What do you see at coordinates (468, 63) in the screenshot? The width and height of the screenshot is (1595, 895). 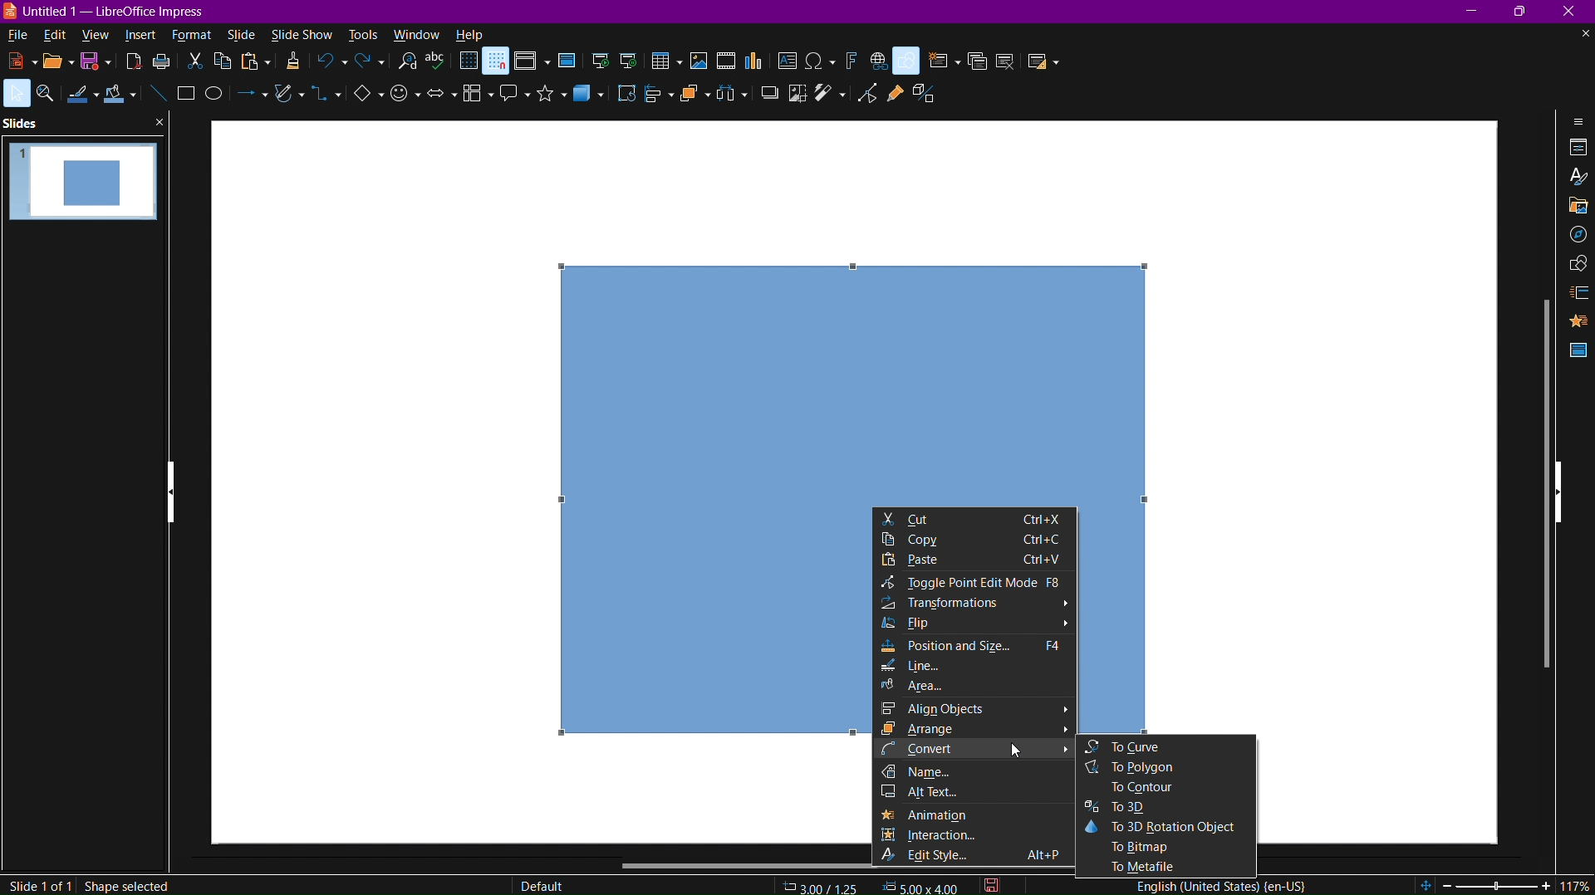 I see `Display Grid` at bounding box center [468, 63].